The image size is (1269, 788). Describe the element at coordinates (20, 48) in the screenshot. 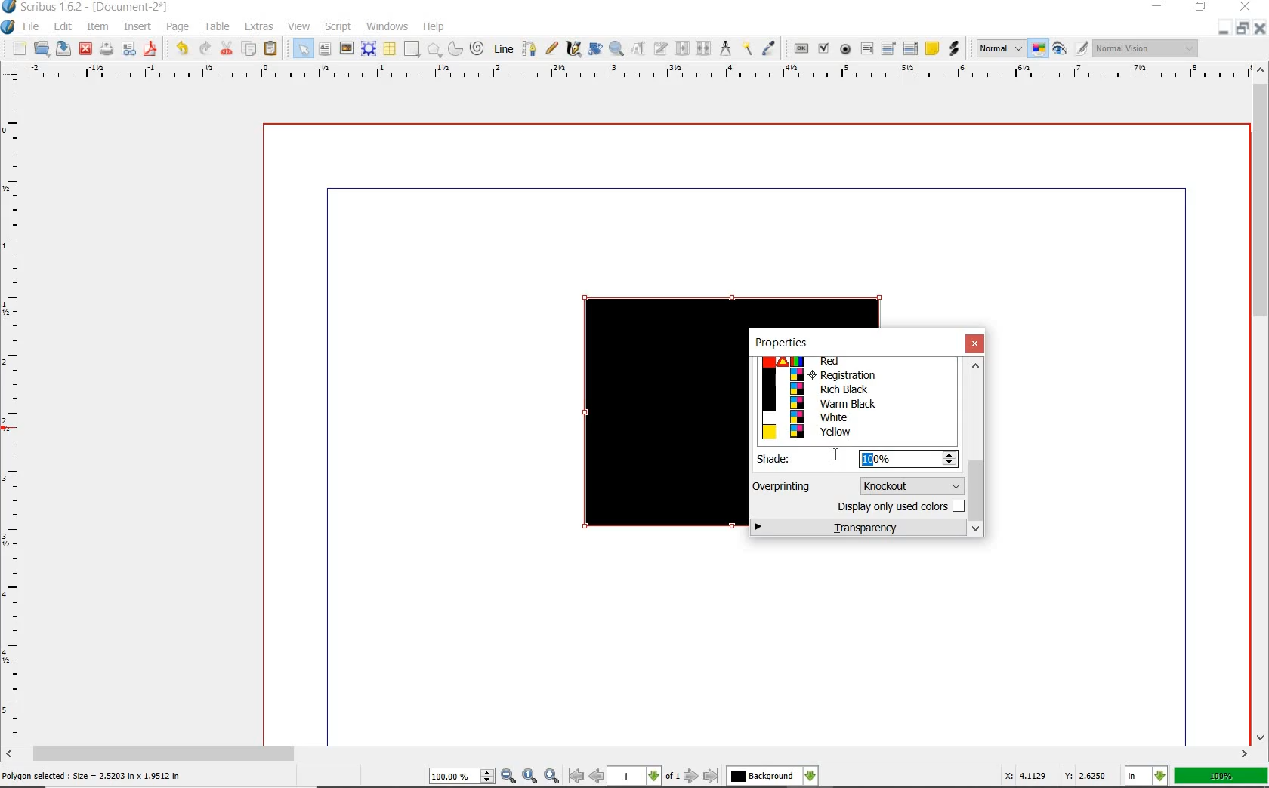

I see `new` at that location.